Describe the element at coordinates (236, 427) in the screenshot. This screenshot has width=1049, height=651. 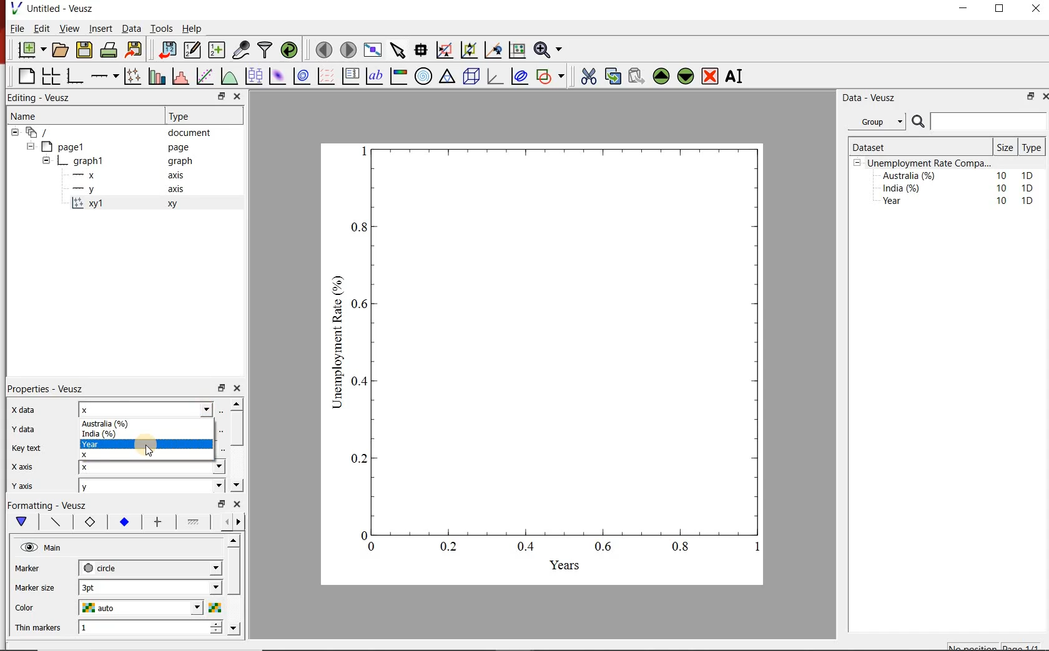
I see `scroll bar` at that location.